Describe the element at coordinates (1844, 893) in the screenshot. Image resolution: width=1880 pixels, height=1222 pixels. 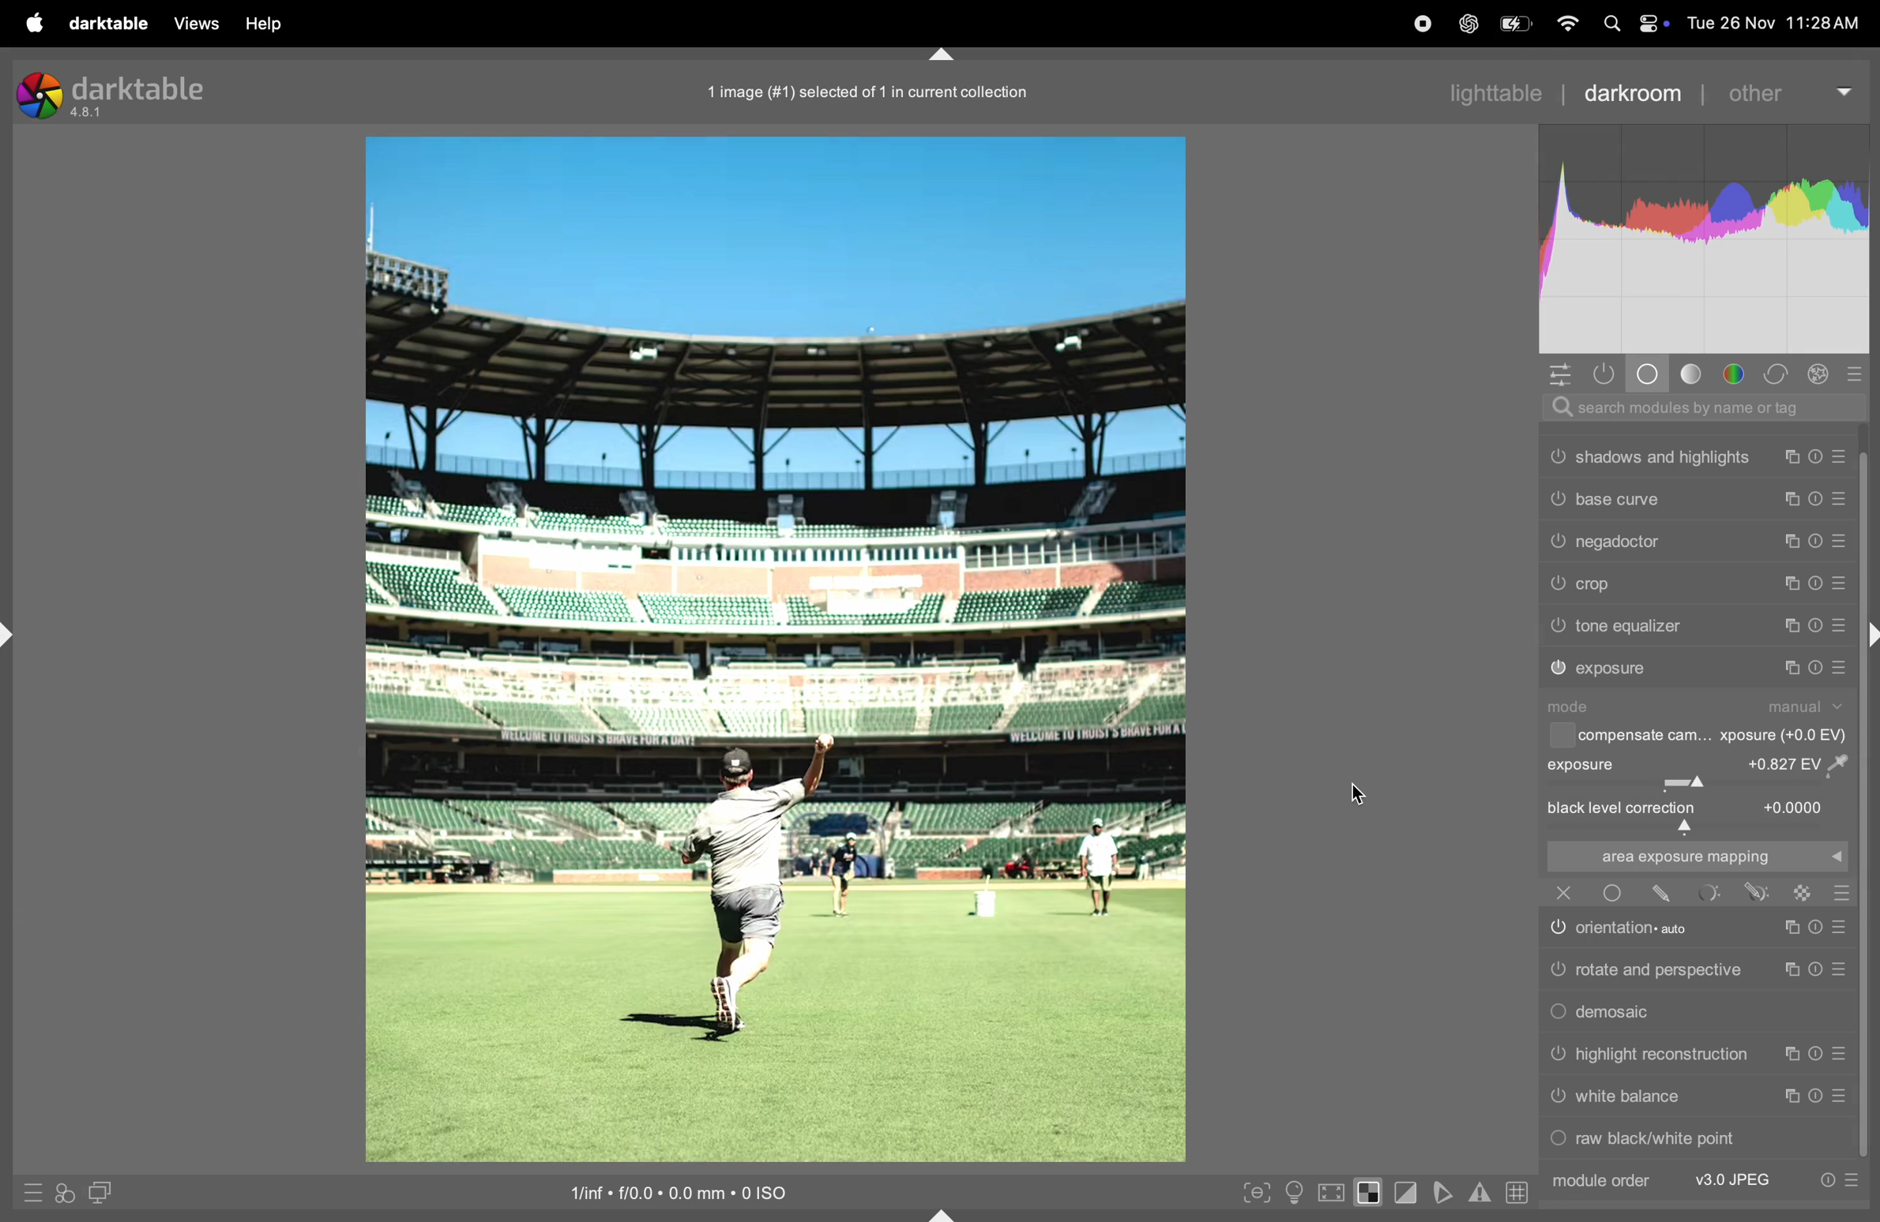
I see `Preset` at that location.